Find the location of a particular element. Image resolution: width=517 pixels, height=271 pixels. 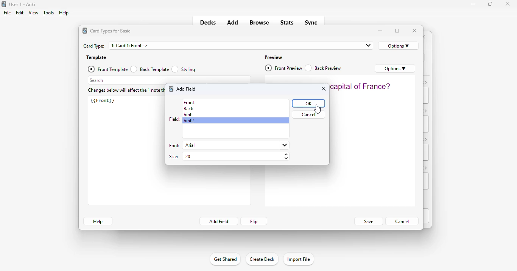

view is located at coordinates (33, 12).